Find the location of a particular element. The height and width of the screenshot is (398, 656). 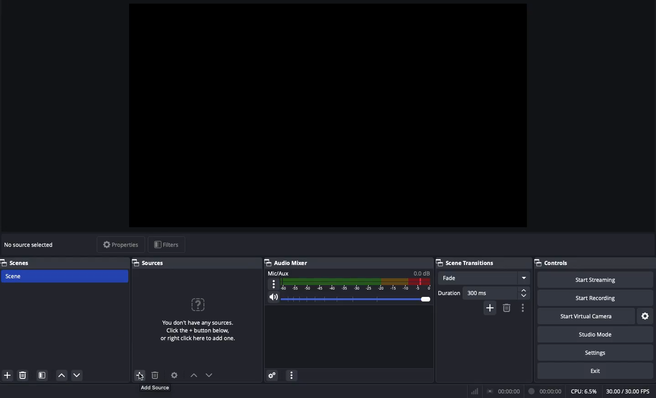

options is located at coordinates (292, 376).